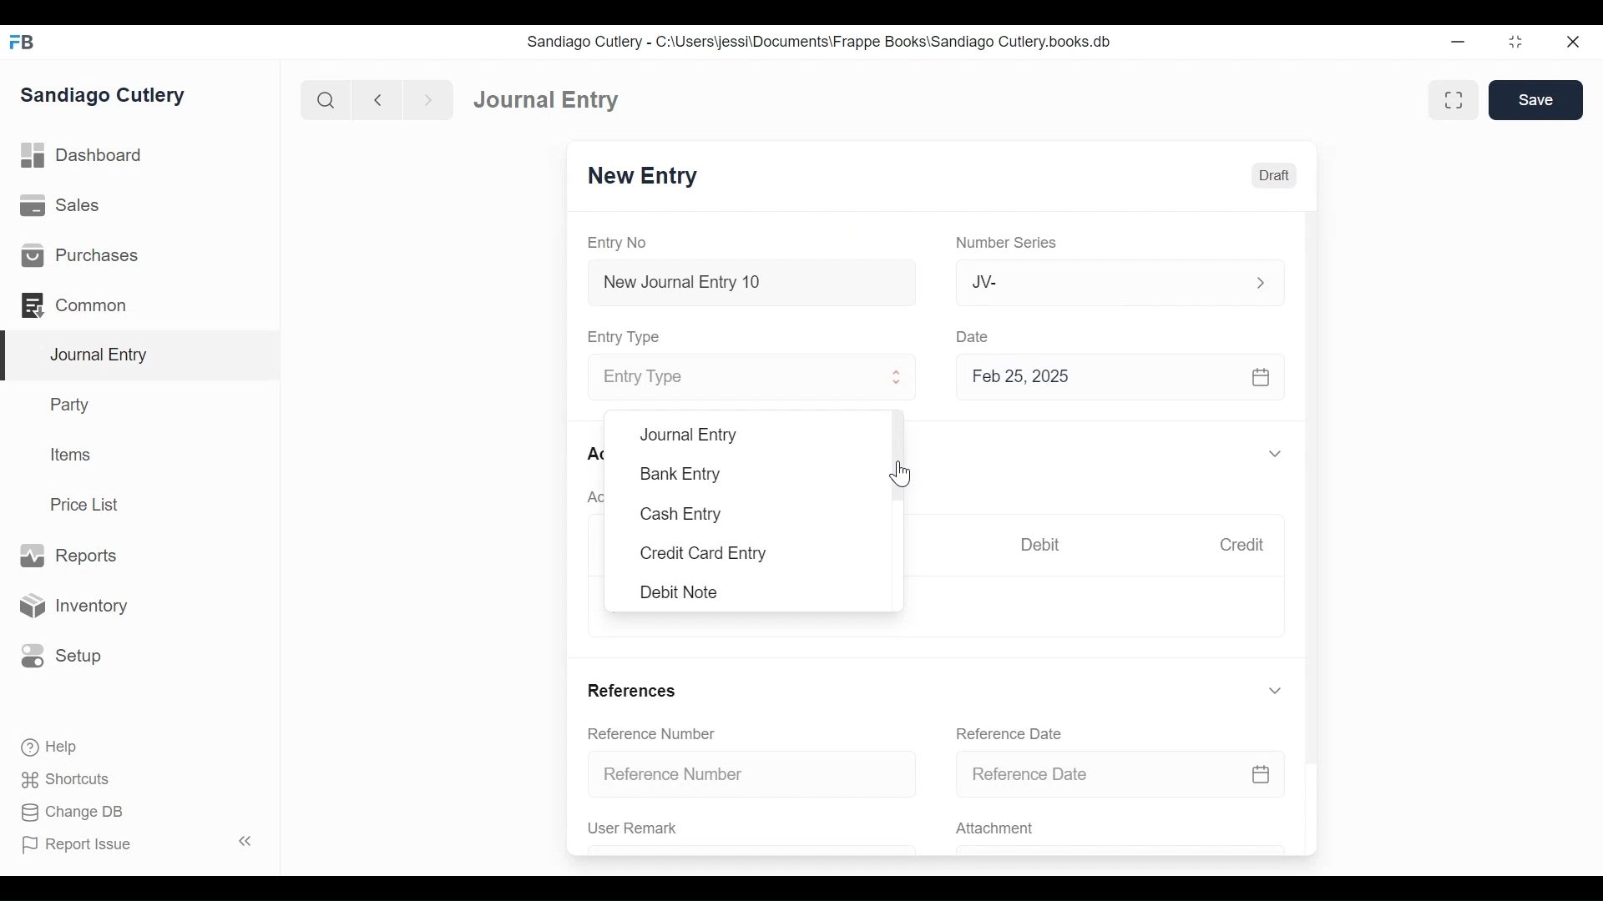 Image resolution: width=1603 pixels, height=901 pixels. I want to click on Number Series, so click(1009, 244).